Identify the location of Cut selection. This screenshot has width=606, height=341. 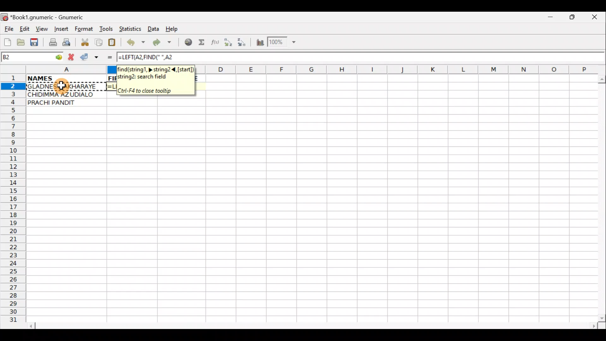
(85, 41).